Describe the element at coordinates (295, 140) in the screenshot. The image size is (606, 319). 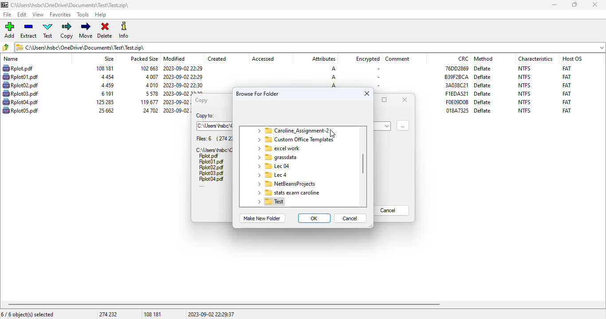
I see `folder name` at that location.